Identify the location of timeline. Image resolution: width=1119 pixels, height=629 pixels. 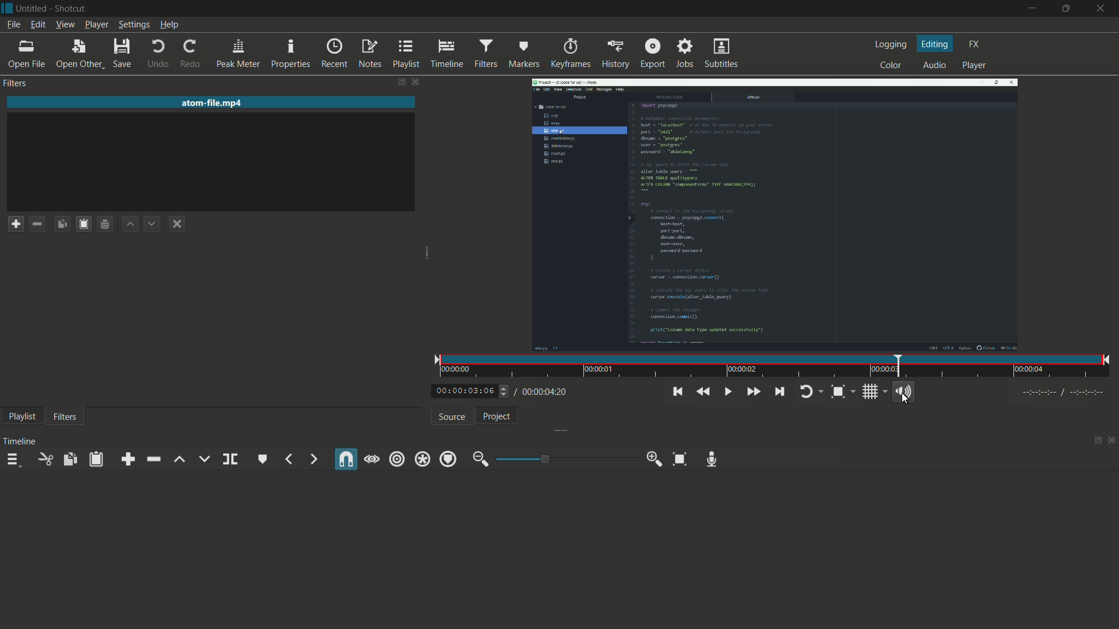
(446, 55).